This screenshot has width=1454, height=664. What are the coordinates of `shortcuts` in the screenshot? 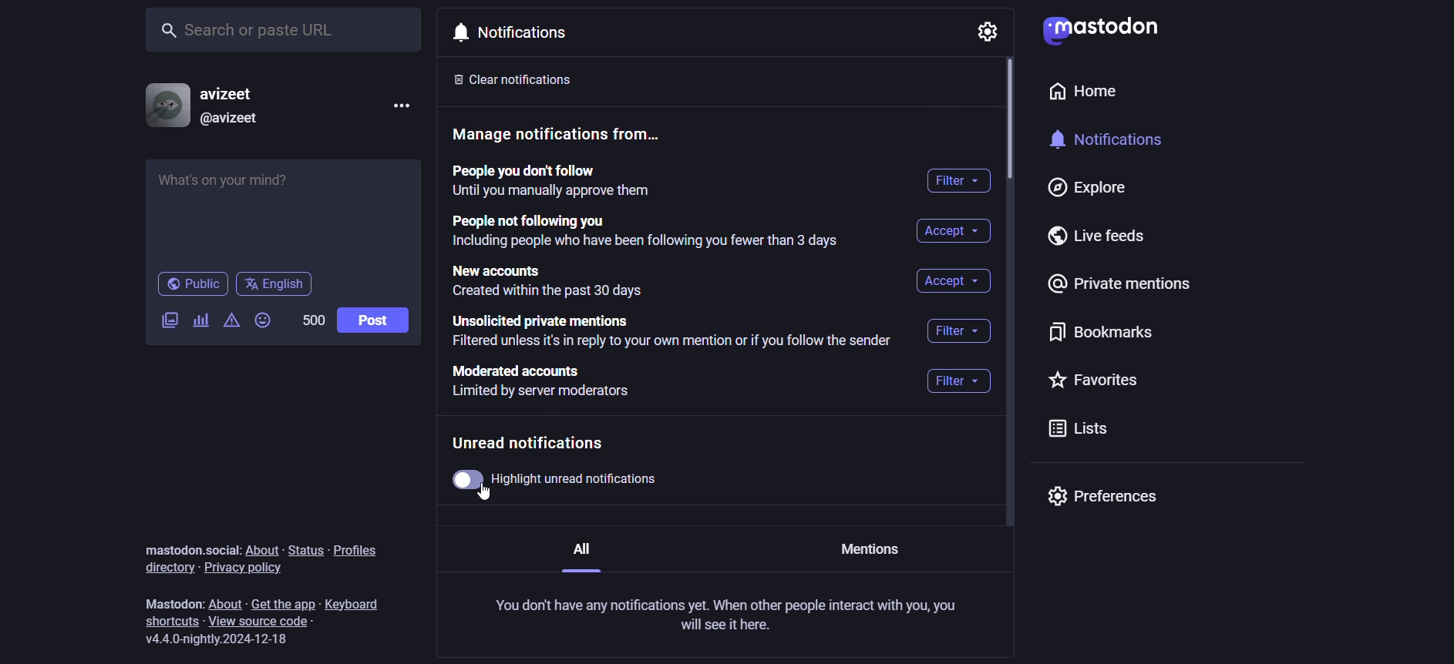 It's located at (169, 622).